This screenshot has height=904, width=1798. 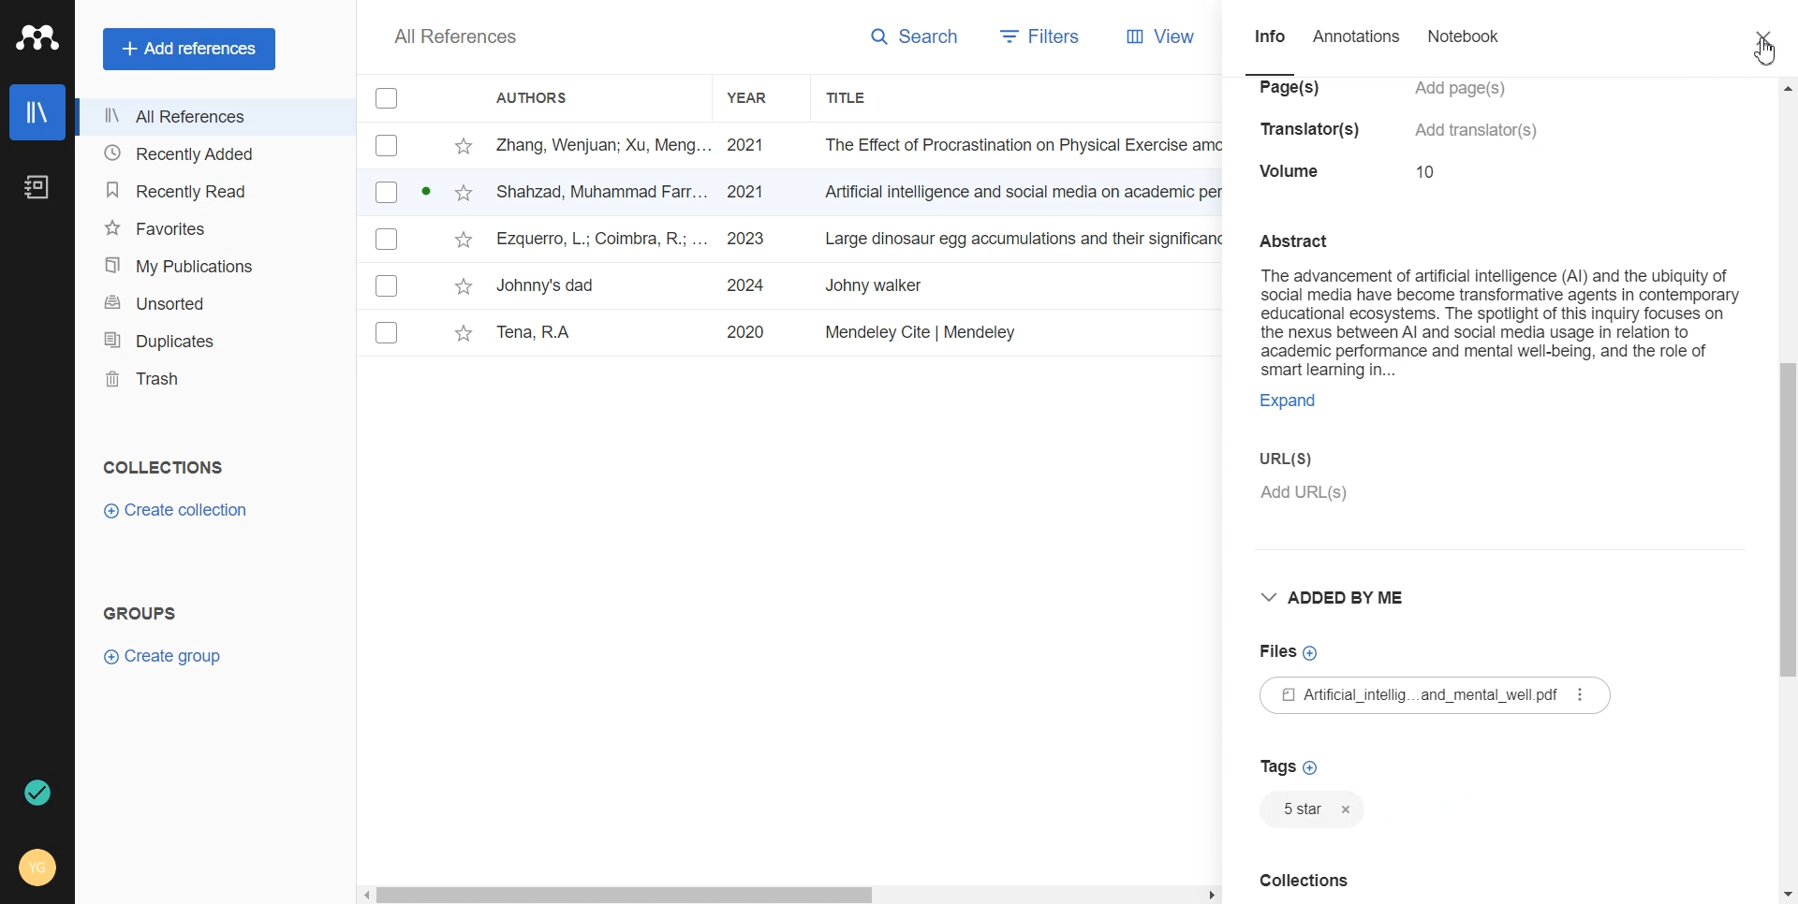 I want to click on Group, so click(x=140, y=612).